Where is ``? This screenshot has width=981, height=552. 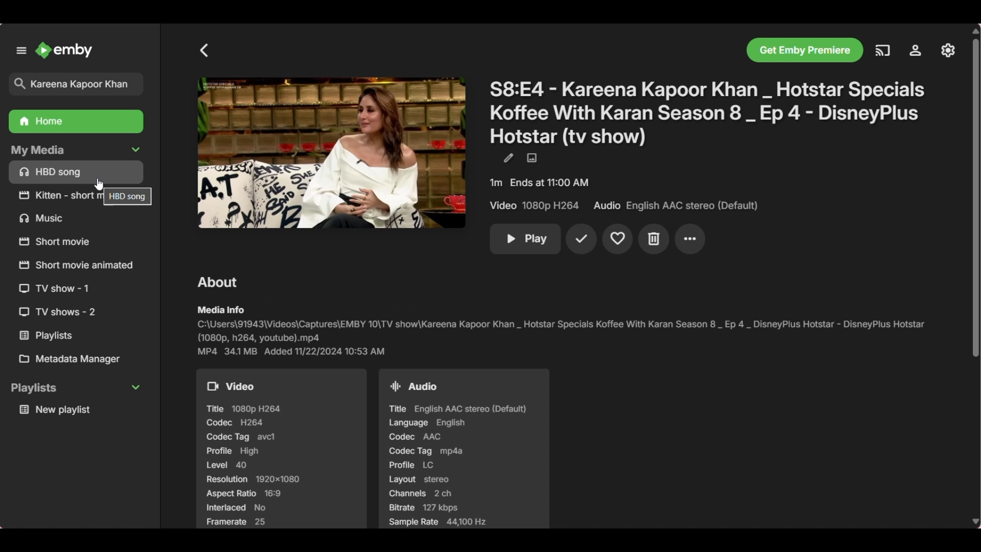
 is located at coordinates (76, 266).